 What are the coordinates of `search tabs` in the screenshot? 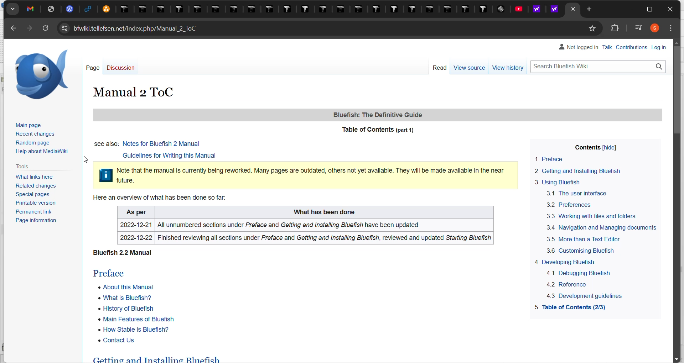 It's located at (15, 9).